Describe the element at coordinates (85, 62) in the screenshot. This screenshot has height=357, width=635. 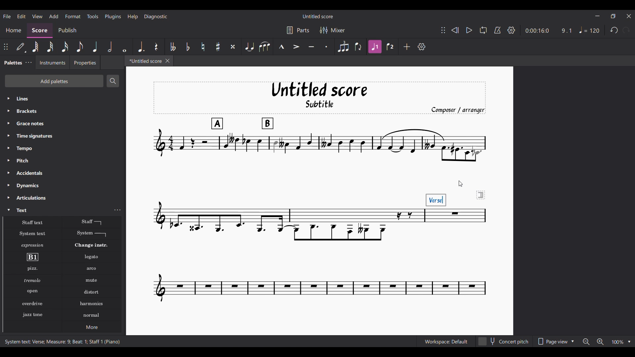
I see `Properties` at that location.